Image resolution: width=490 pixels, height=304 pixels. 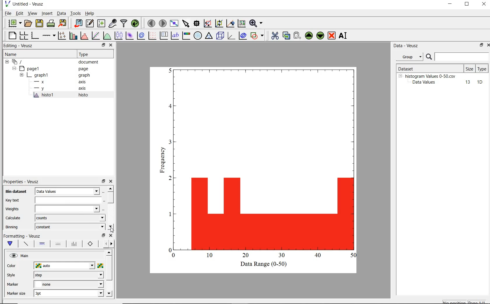 I want to click on move up, so click(x=109, y=252).